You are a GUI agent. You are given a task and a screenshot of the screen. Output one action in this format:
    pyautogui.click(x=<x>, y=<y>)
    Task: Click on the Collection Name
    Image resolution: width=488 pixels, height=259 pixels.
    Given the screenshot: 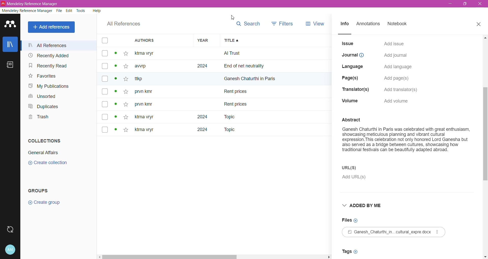 What is the action you would take?
    pyautogui.click(x=44, y=152)
    